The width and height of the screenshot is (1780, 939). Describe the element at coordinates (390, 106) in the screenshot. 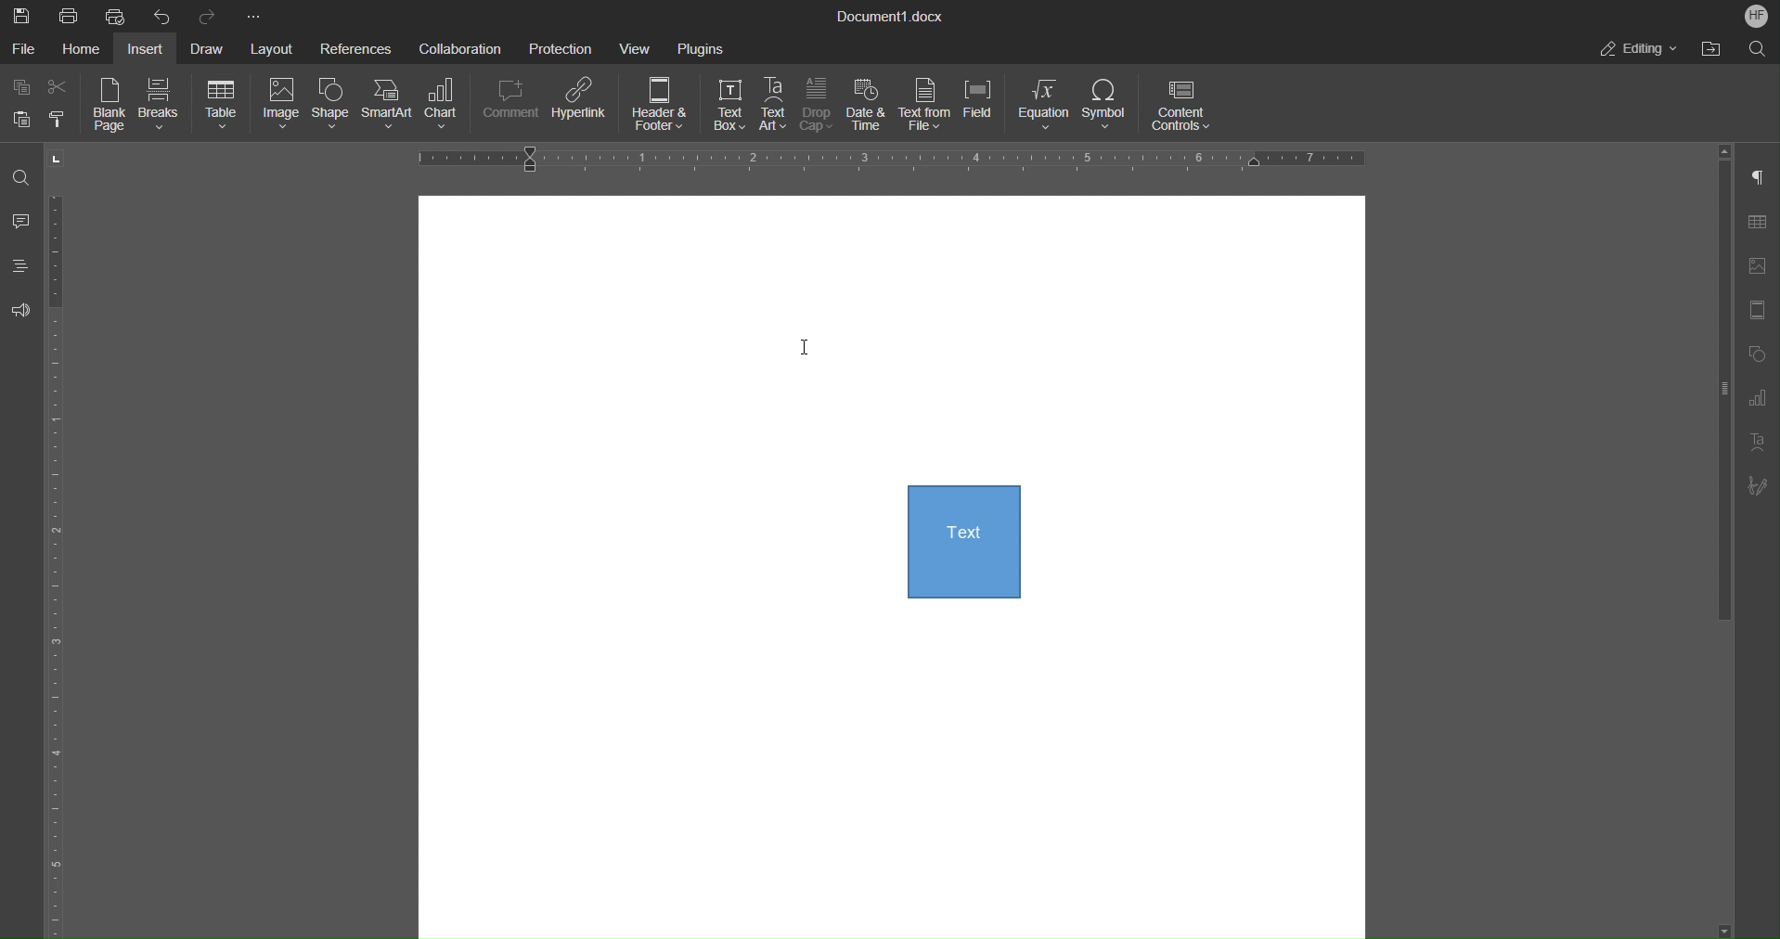

I see `SmartArt` at that location.